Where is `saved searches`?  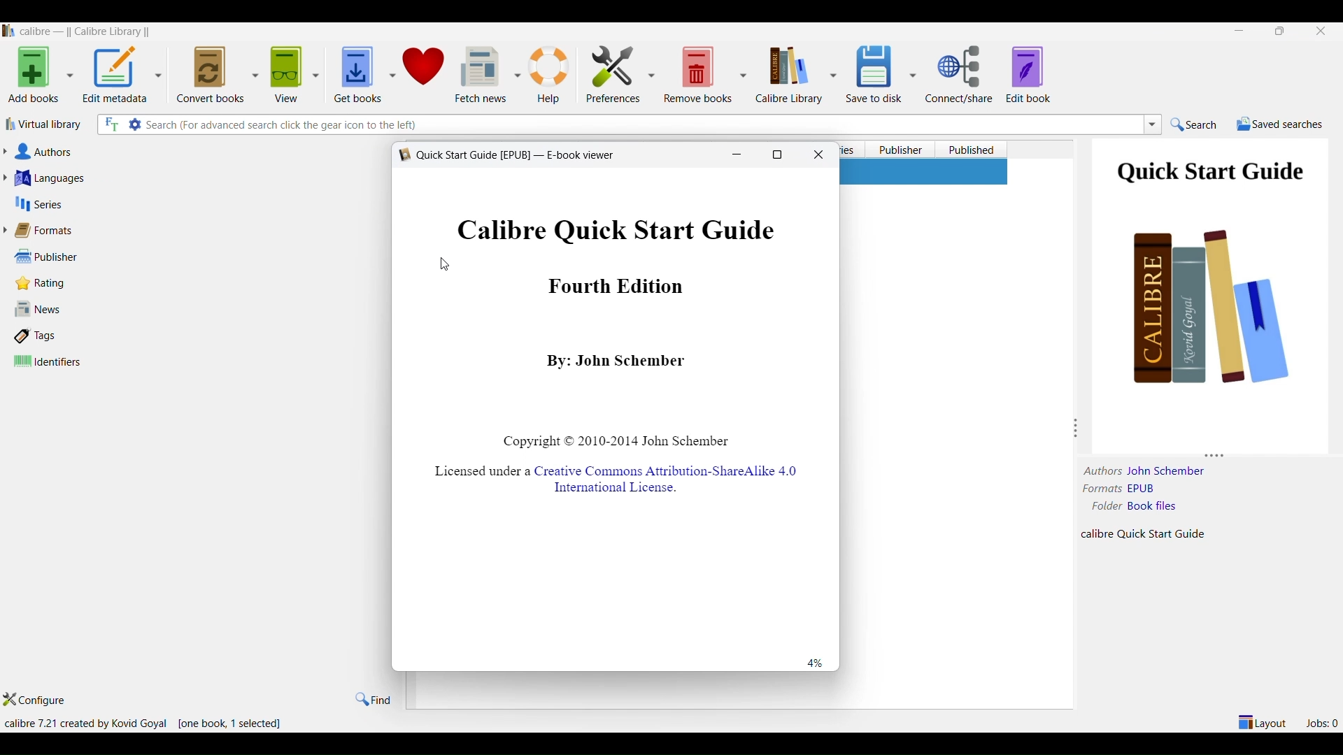 saved searches is located at coordinates (1281, 124).